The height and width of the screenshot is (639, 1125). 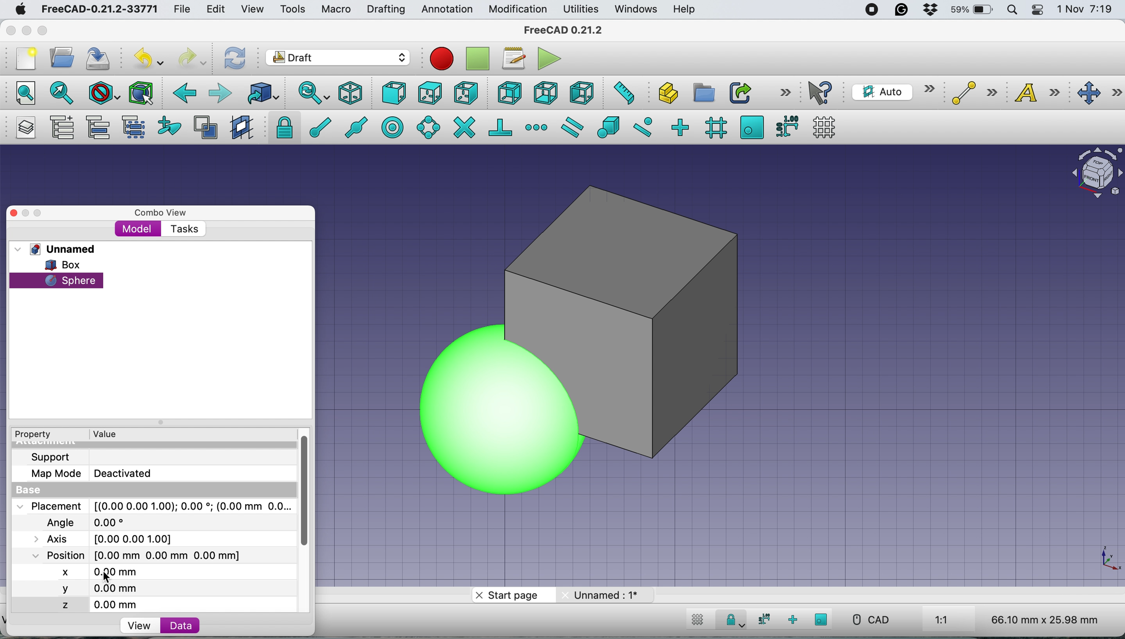 What do you see at coordinates (217, 10) in the screenshot?
I see `edit` at bounding box center [217, 10].